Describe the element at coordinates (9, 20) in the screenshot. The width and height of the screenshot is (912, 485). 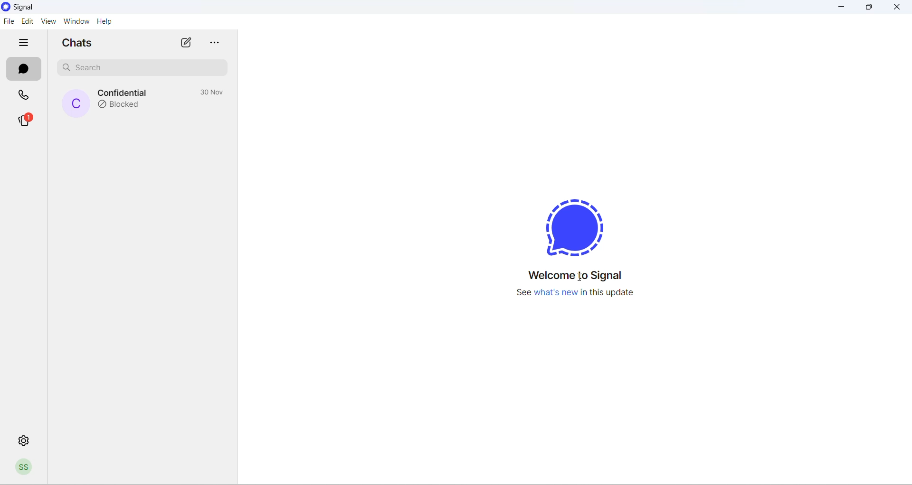
I see `file` at that location.